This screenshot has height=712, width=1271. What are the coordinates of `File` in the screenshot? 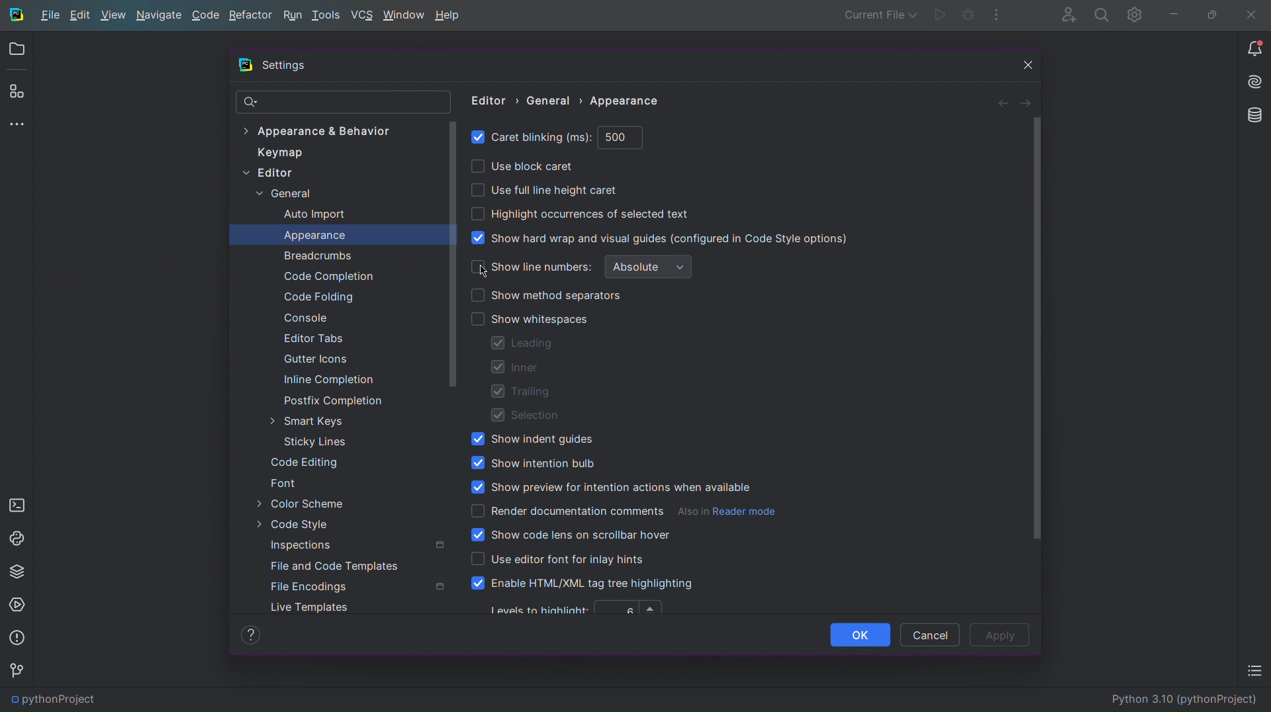 It's located at (49, 16).